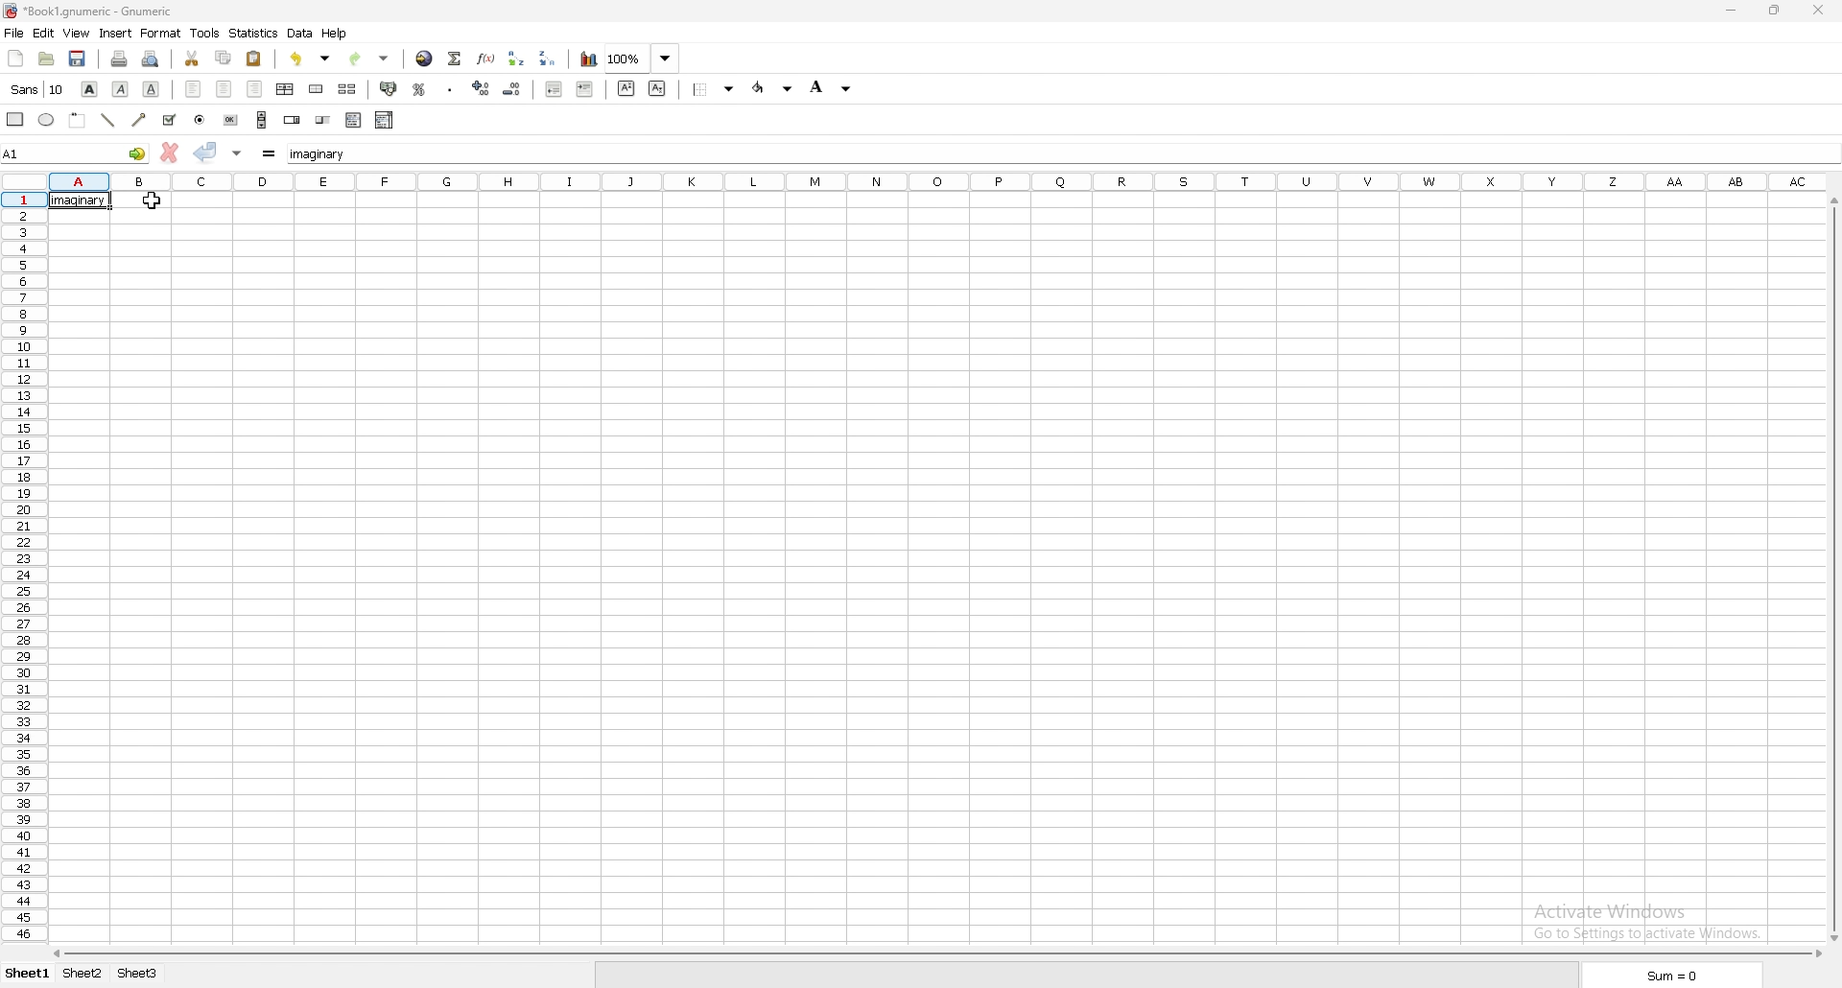 The height and width of the screenshot is (988, 1842). What do you see at coordinates (941, 182) in the screenshot?
I see `column` at bounding box center [941, 182].